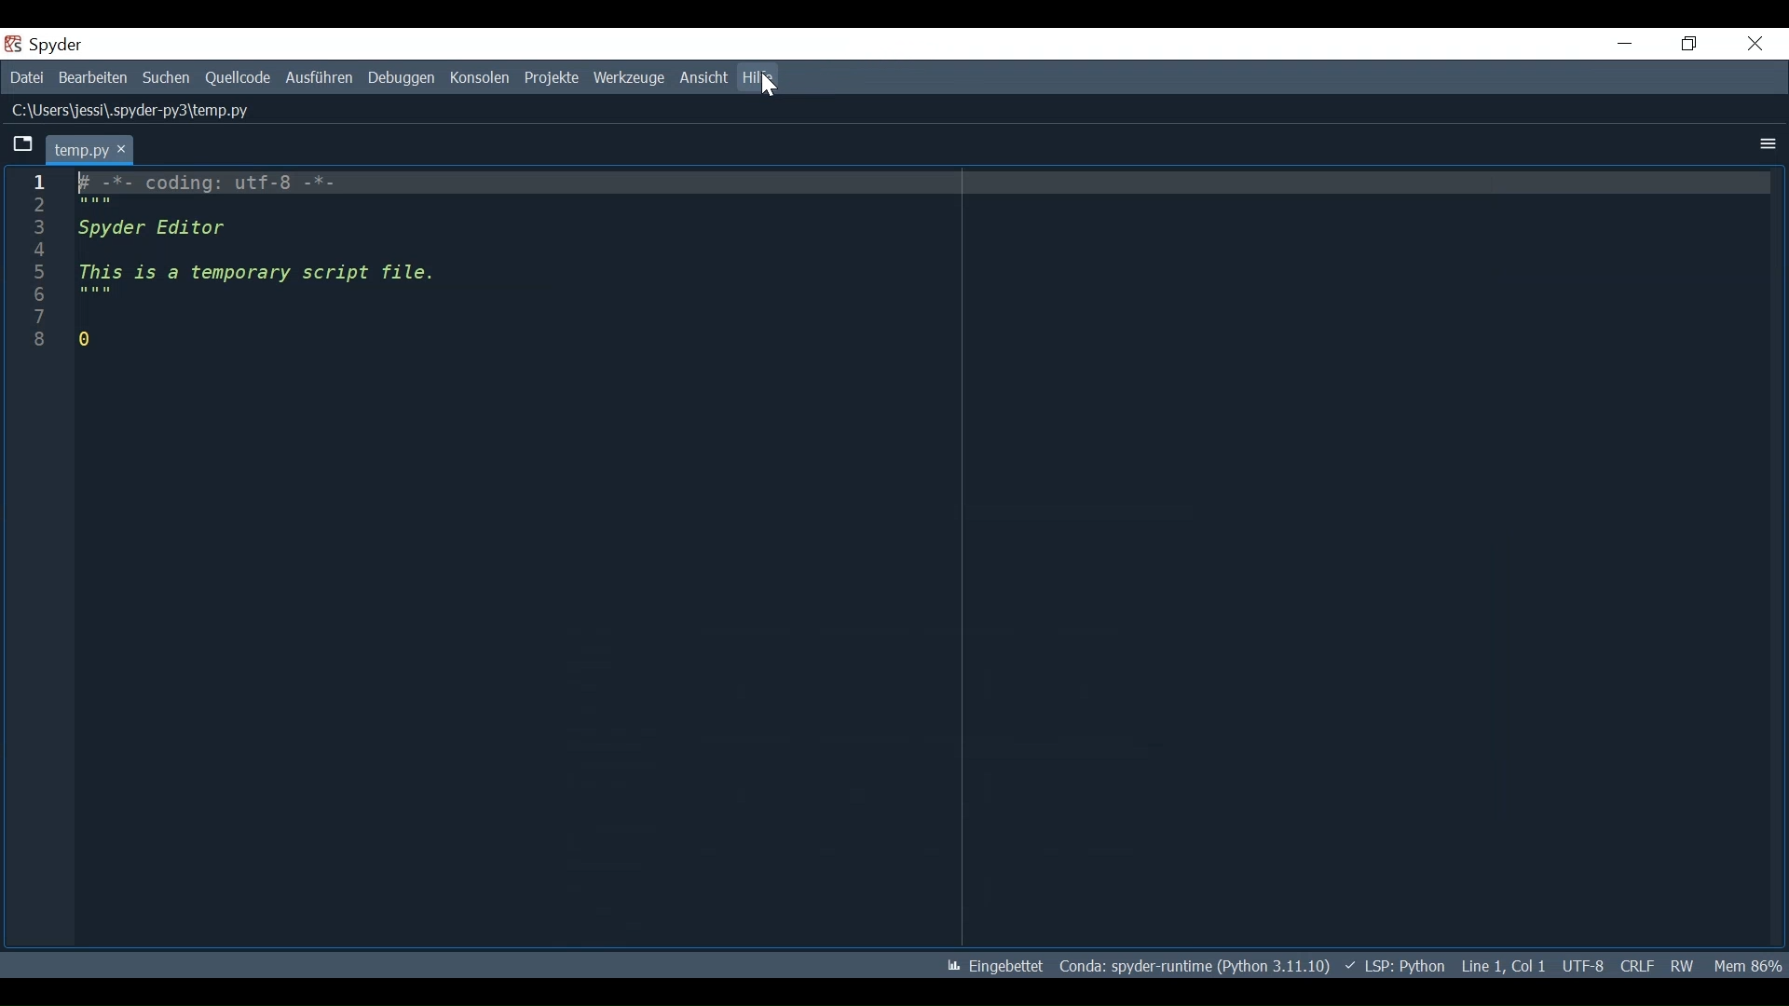 Image resolution: width=1789 pixels, height=1006 pixels. I want to click on Cursor, so click(767, 87).